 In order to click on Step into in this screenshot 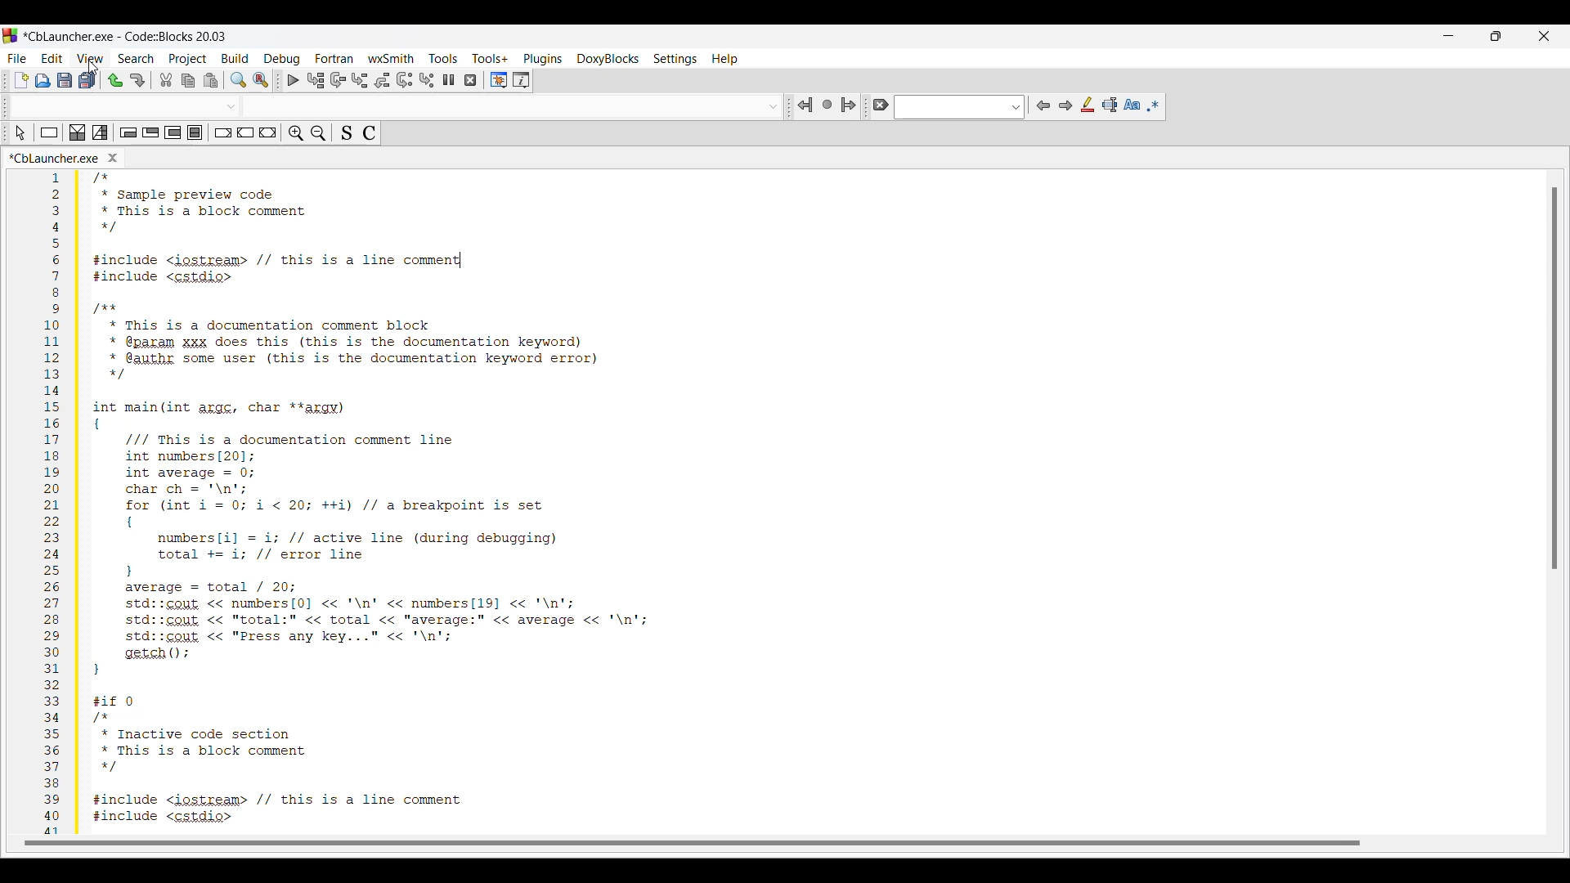, I will do `click(360, 80)`.